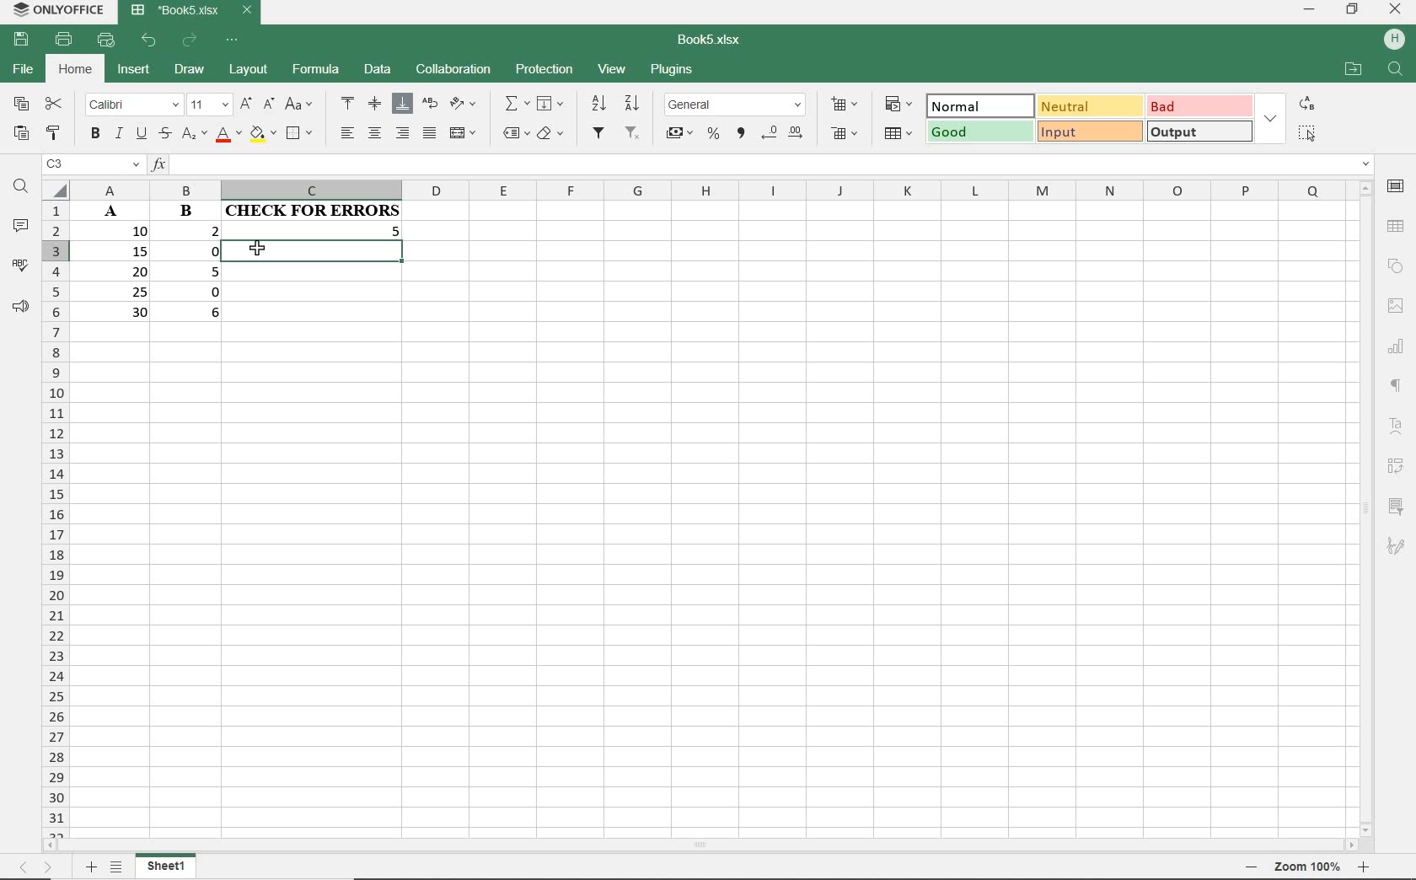 Image resolution: width=1416 pixels, height=880 pixels. Describe the element at coordinates (679, 132) in the screenshot. I see `ACCOUNTING STYLE` at that location.